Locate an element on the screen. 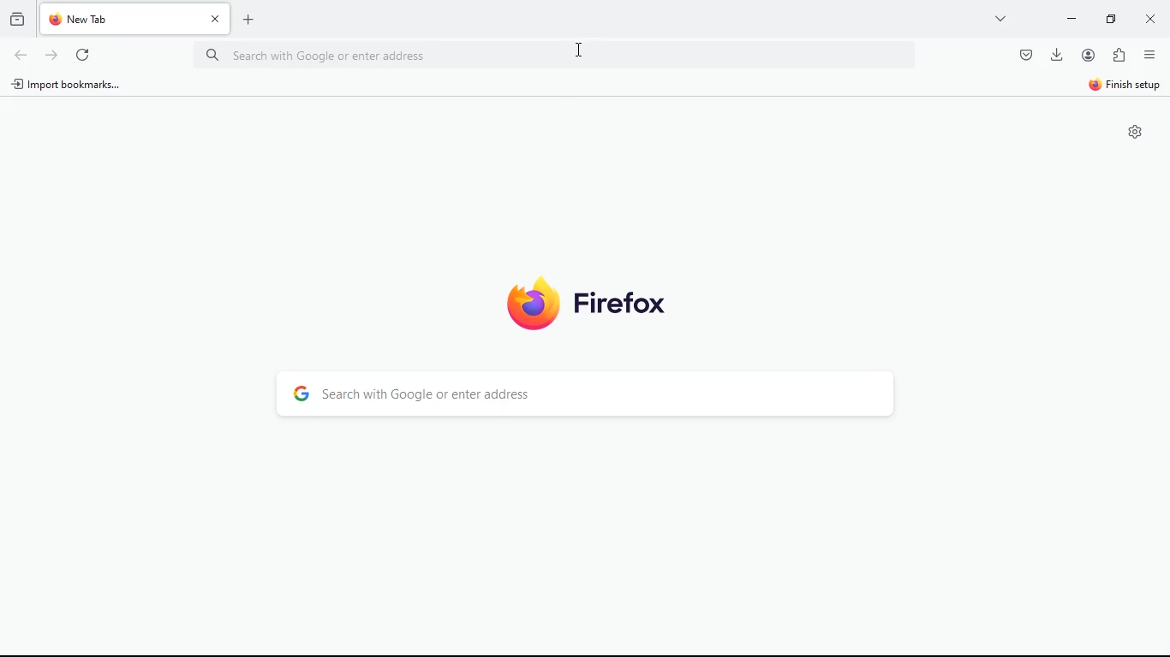  refresh is located at coordinates (86, 55).